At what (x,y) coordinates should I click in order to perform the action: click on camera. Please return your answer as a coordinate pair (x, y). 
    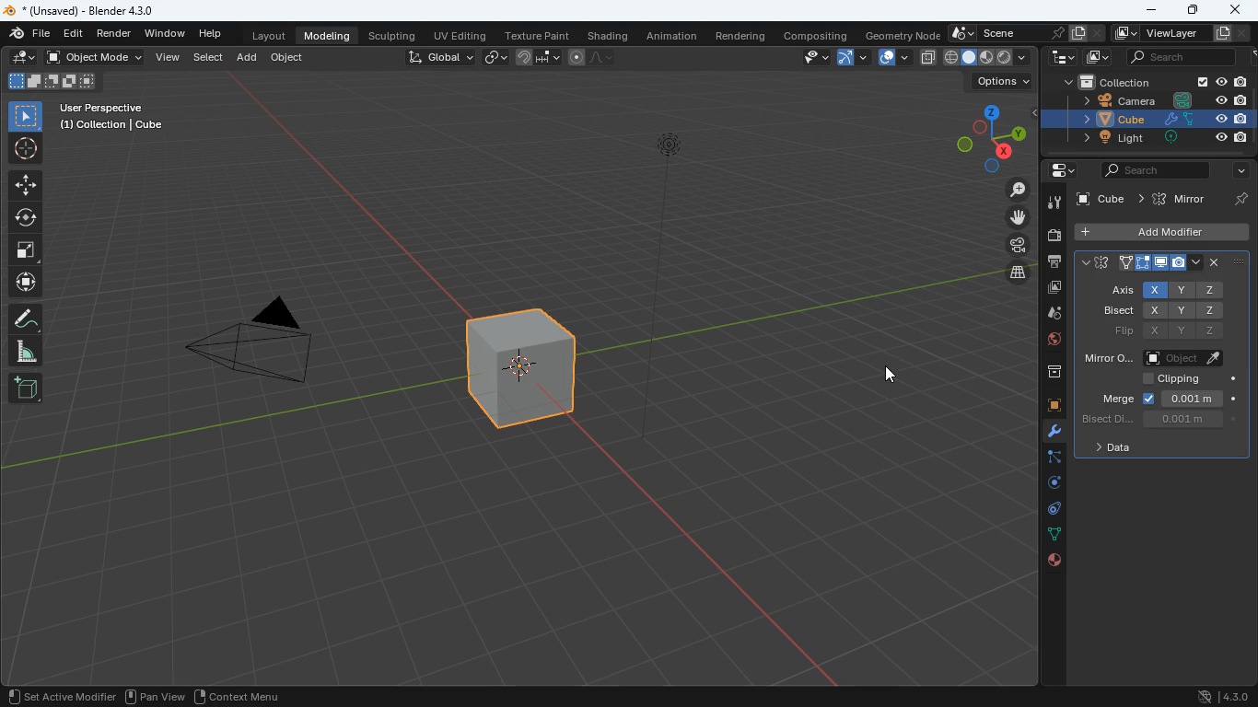
    Looking at the image, I should click on (1018, 245).